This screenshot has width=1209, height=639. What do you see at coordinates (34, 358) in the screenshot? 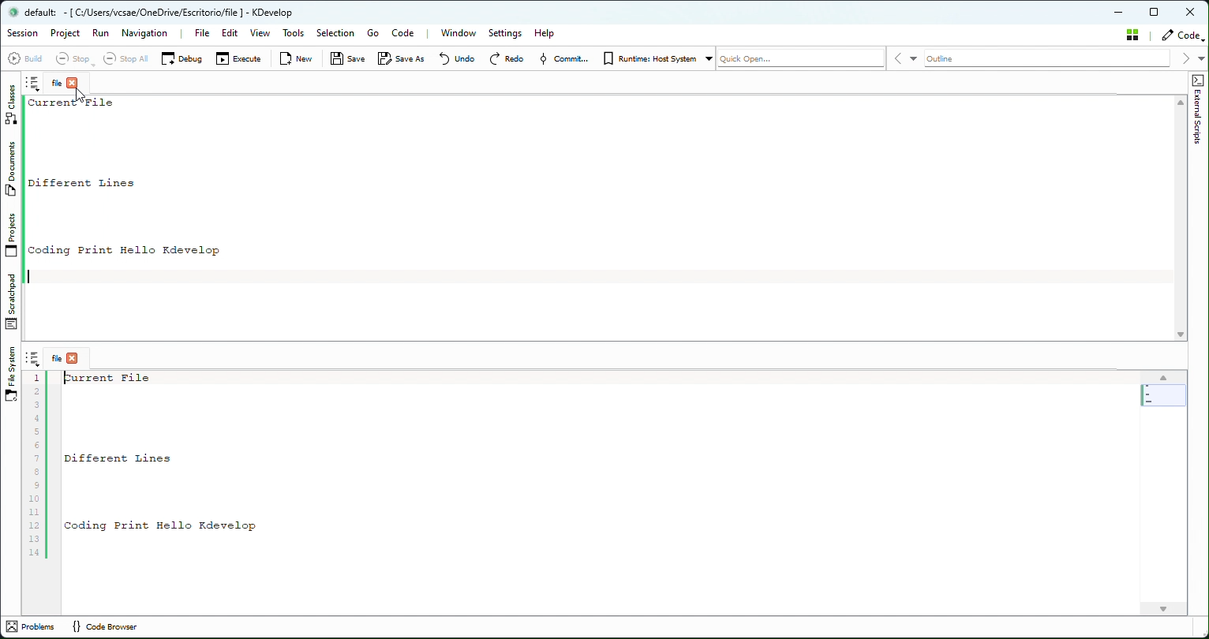
I see `Browse tabs` at bounding box center [34, 358].